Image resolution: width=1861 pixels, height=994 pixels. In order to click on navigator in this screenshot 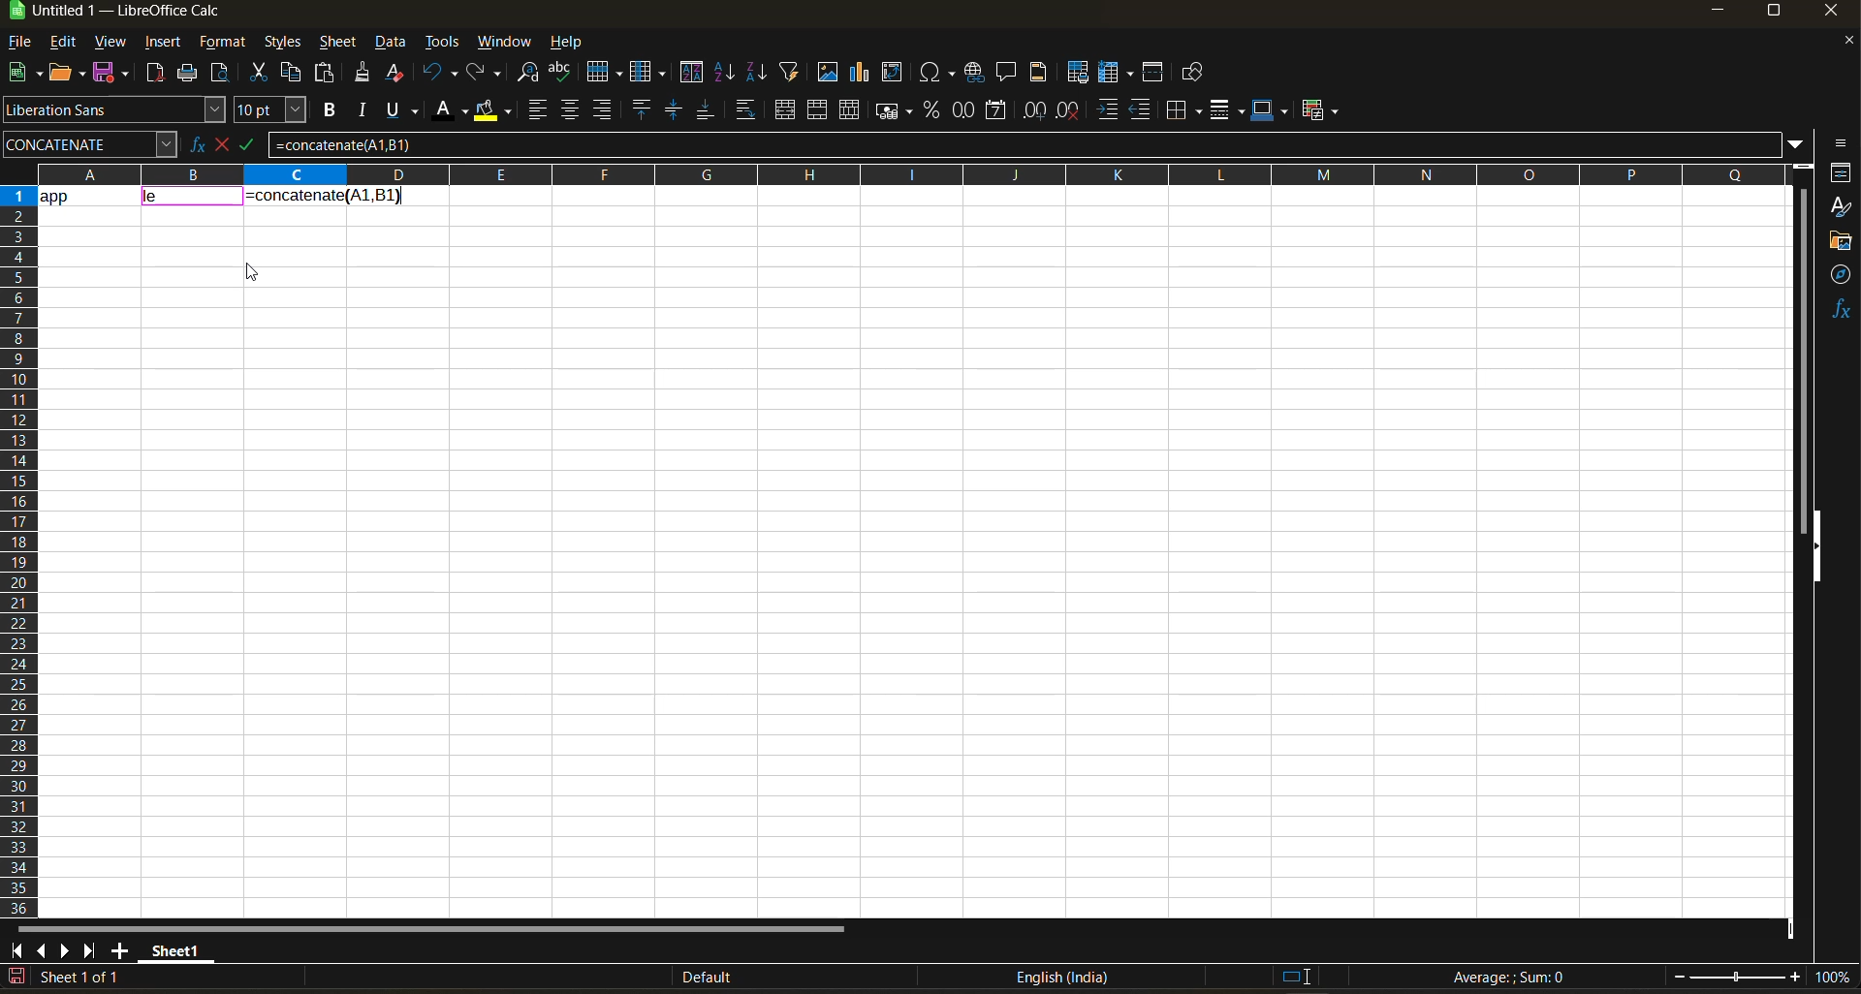, I will do `click(1842, 274)`.